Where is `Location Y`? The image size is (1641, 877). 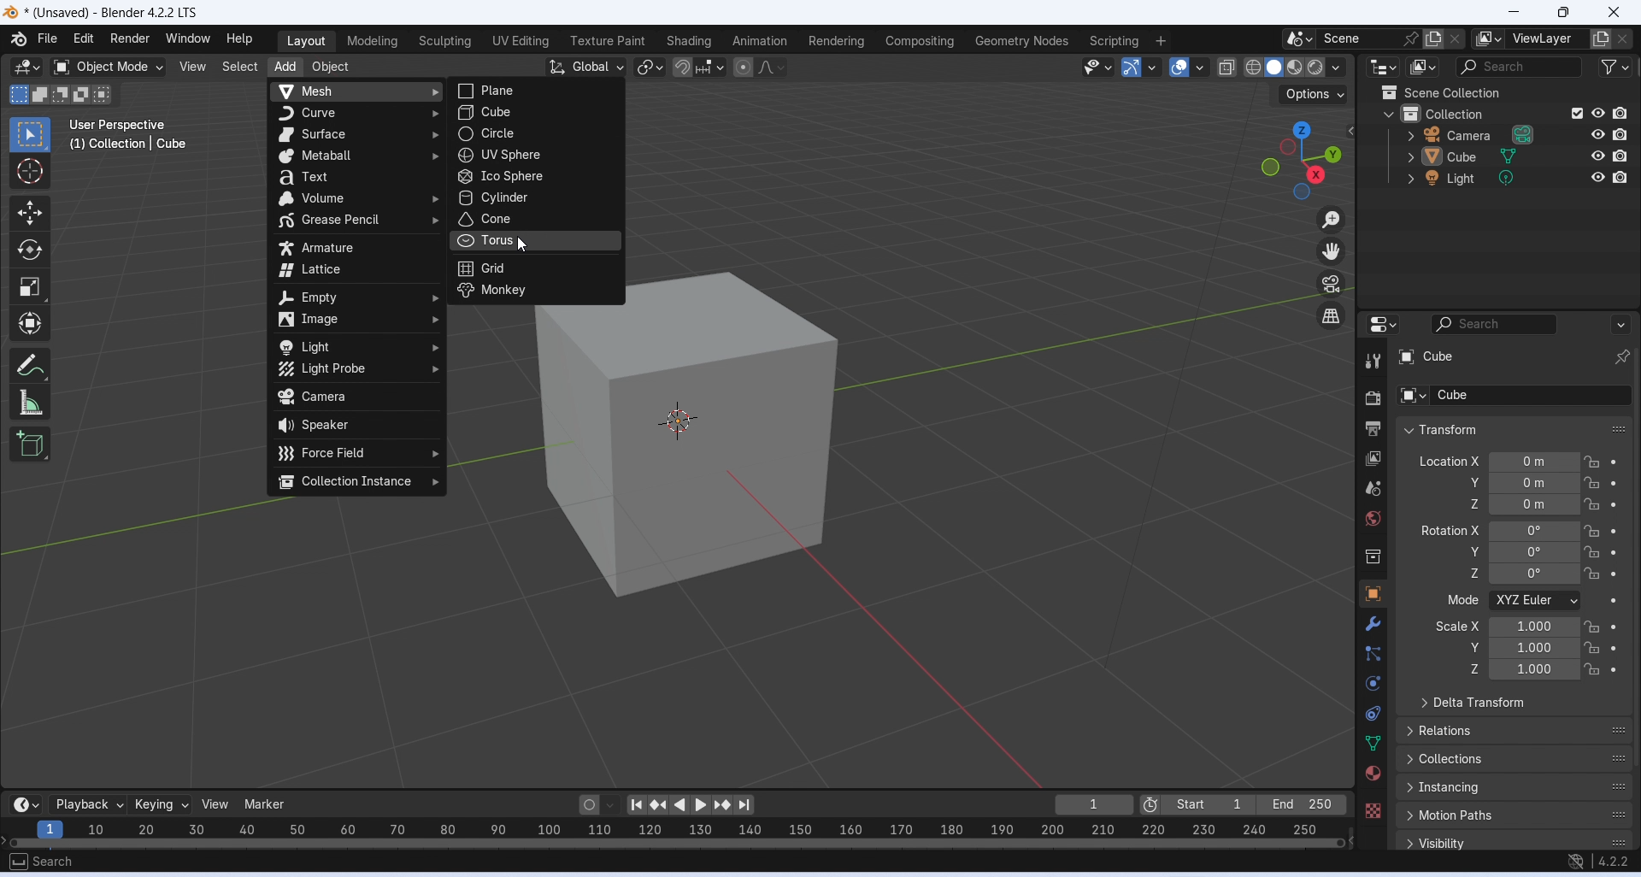
Location Y is located at coordinates (1471, 483).